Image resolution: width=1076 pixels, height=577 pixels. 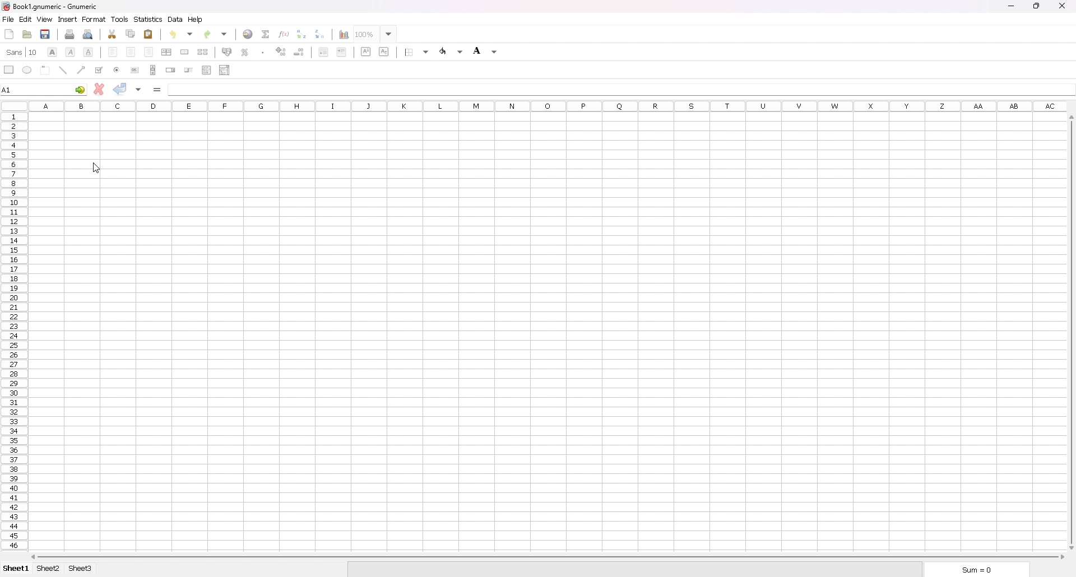 I want to click on italic, so click(x=71, y=52).